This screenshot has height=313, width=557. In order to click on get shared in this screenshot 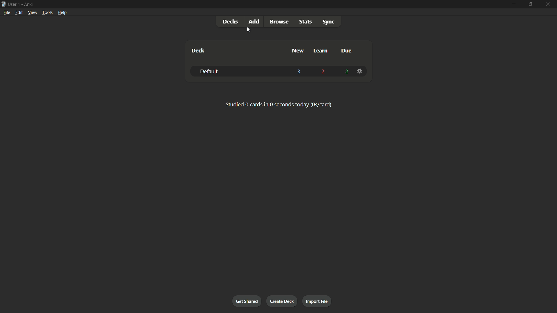, I will do `click(247, 301)`.